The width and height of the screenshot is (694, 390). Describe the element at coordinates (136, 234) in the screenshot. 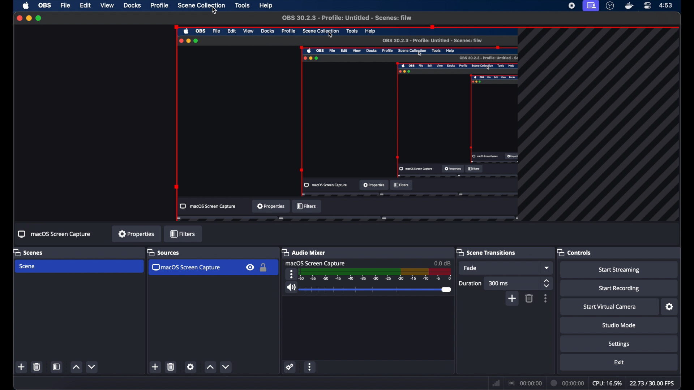

I see `properties` at that location.